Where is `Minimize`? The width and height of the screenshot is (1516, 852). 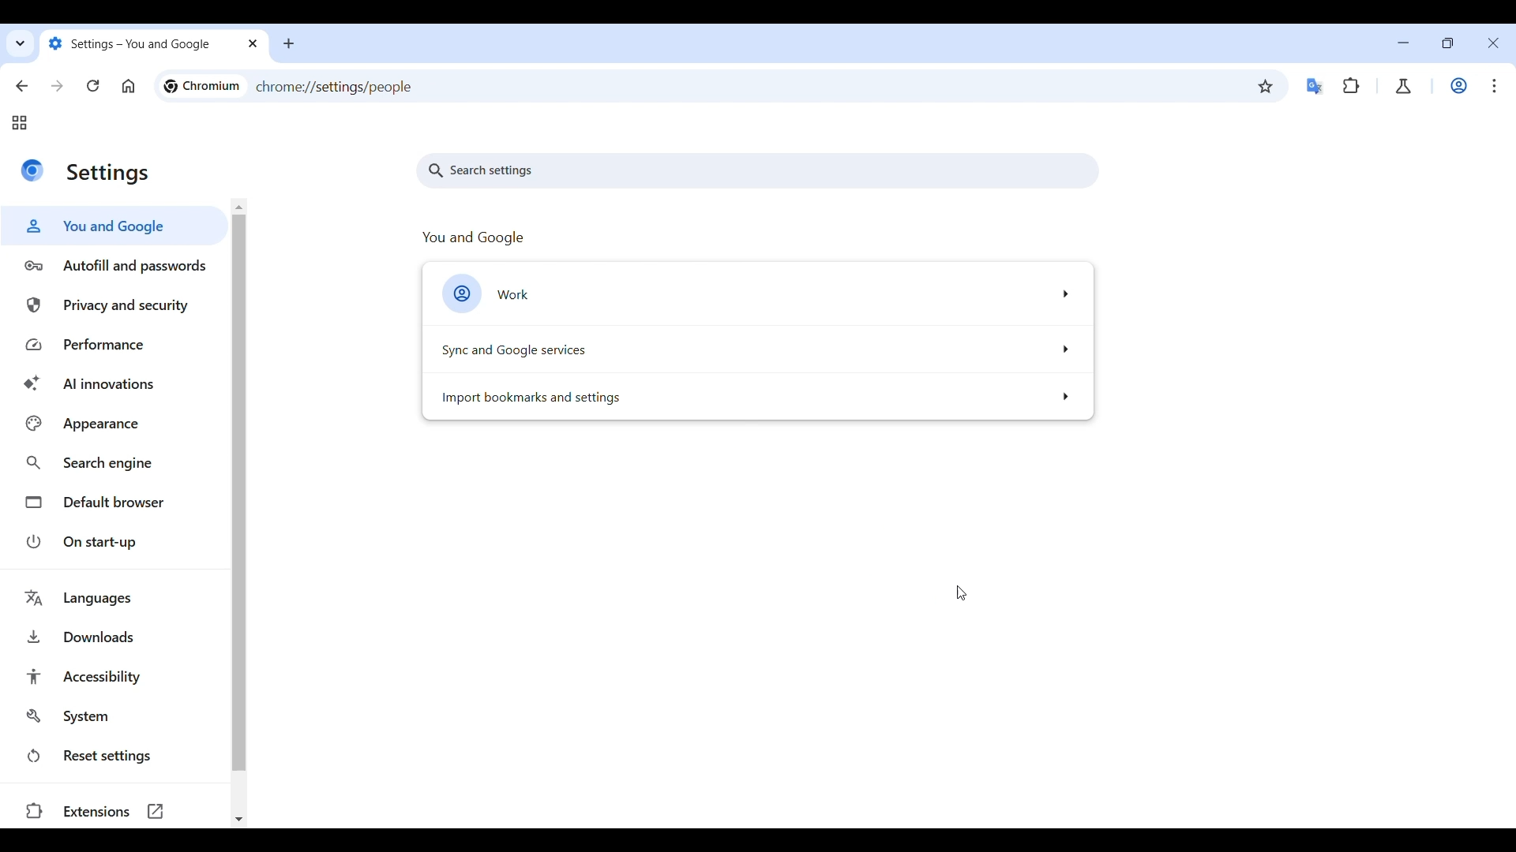
Minimize is located at coordinates (1403, 43).